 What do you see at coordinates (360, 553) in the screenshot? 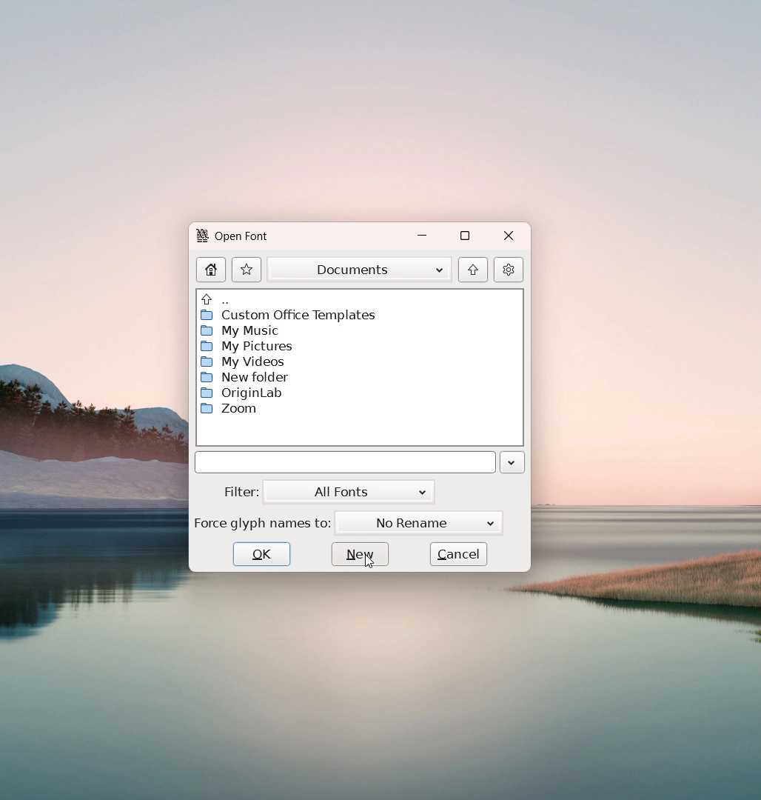
I see `new` at bounding box center [360, 553].